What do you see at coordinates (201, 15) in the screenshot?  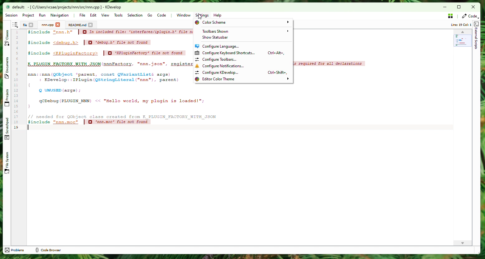 I see `cursor` at bounding box center [201, 15].